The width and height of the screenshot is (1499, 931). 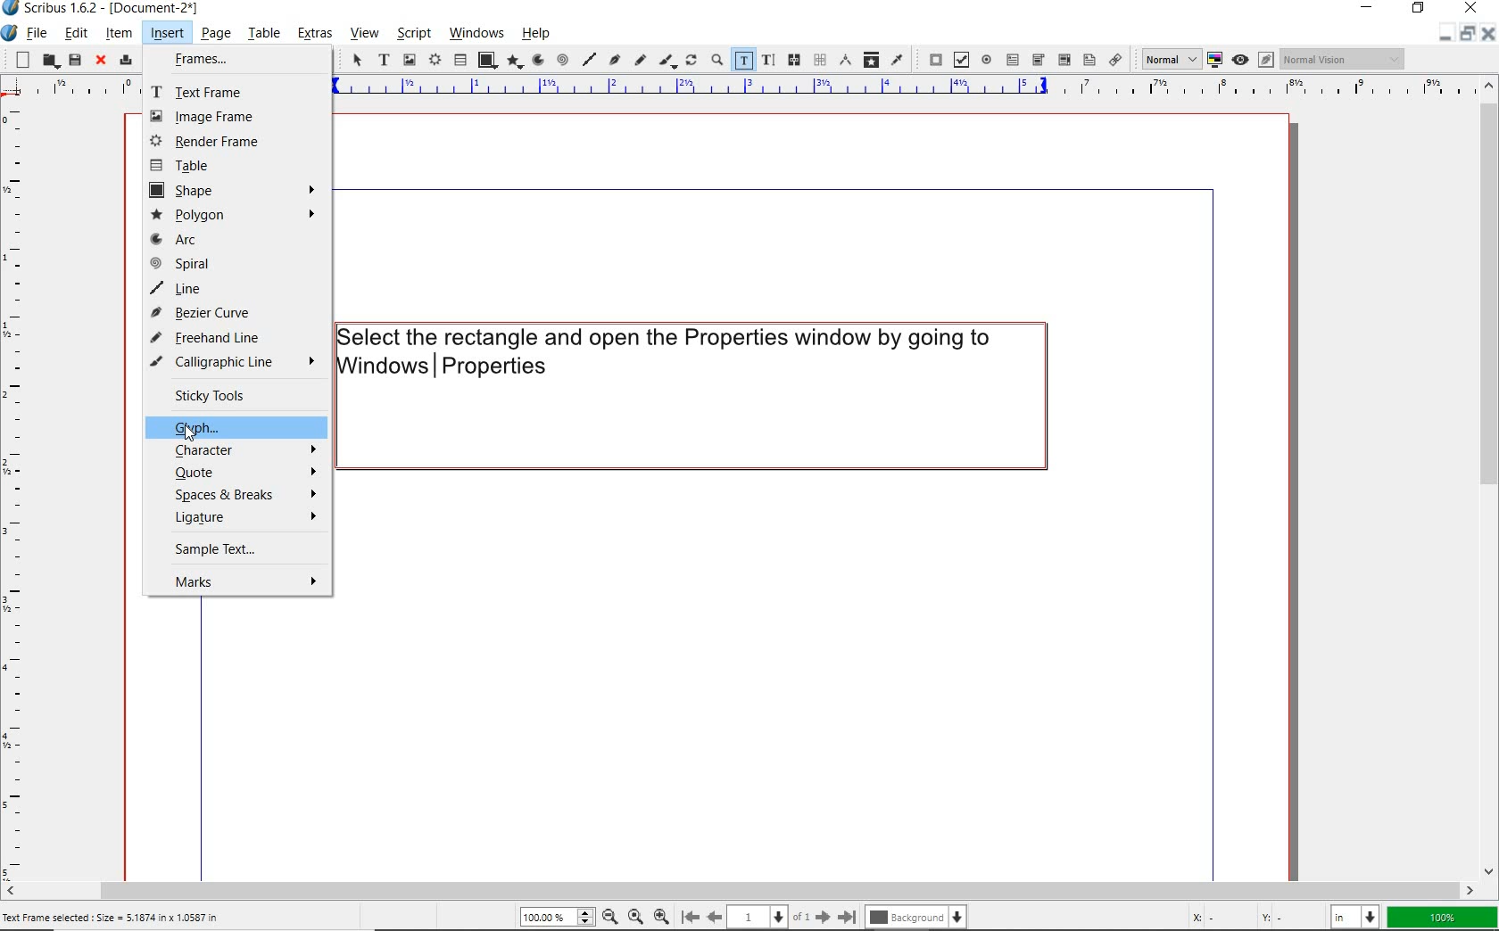 What do you see at coordinates (263, 32) in the screenshot?
I see `table` at bounding box center [263, 32].